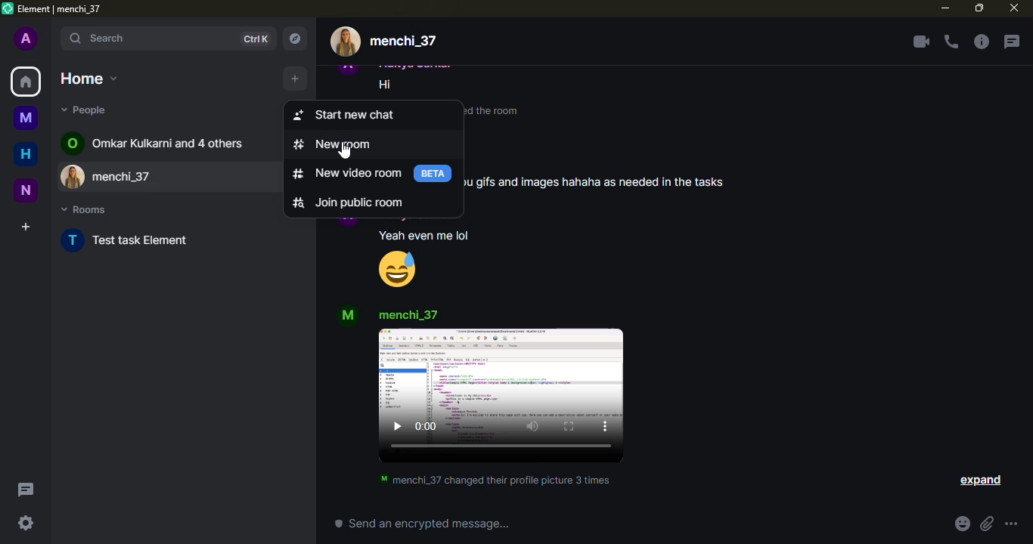 The image size is (1033, 544). I want to click on Emoji, so click(397, 269).